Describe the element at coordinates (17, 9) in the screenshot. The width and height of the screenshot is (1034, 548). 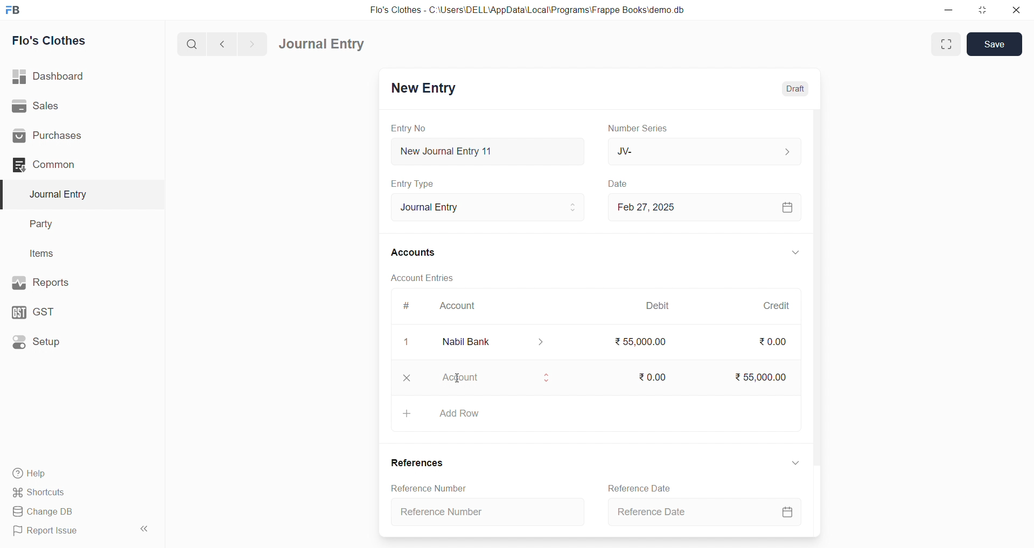
I see `logo` at that location.